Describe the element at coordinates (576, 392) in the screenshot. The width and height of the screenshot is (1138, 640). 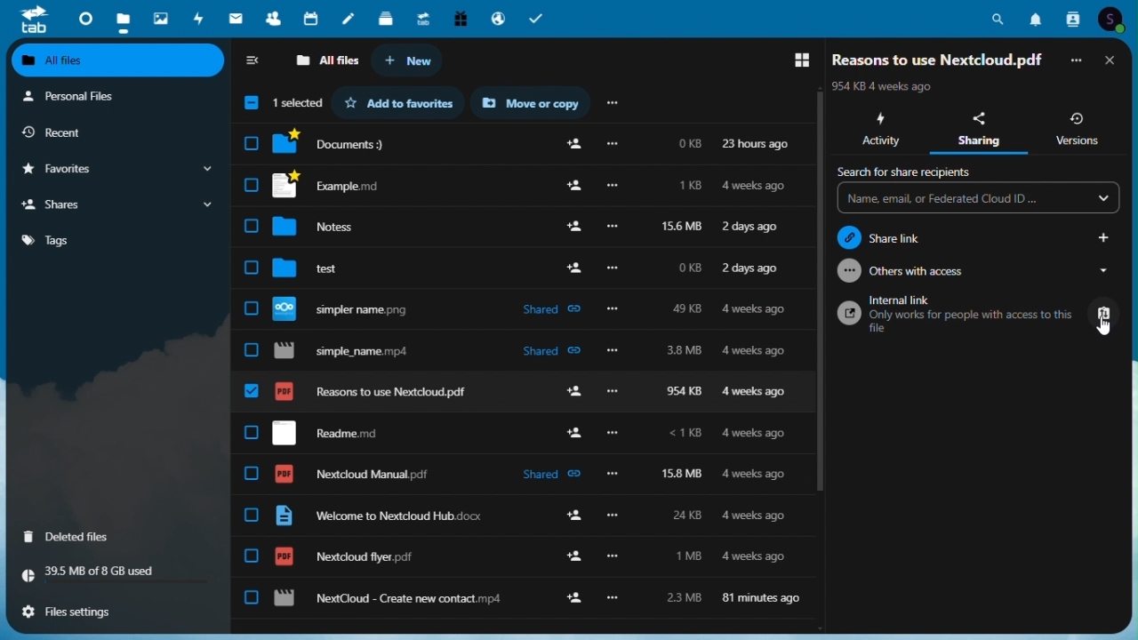
I see ` add user` at that location.